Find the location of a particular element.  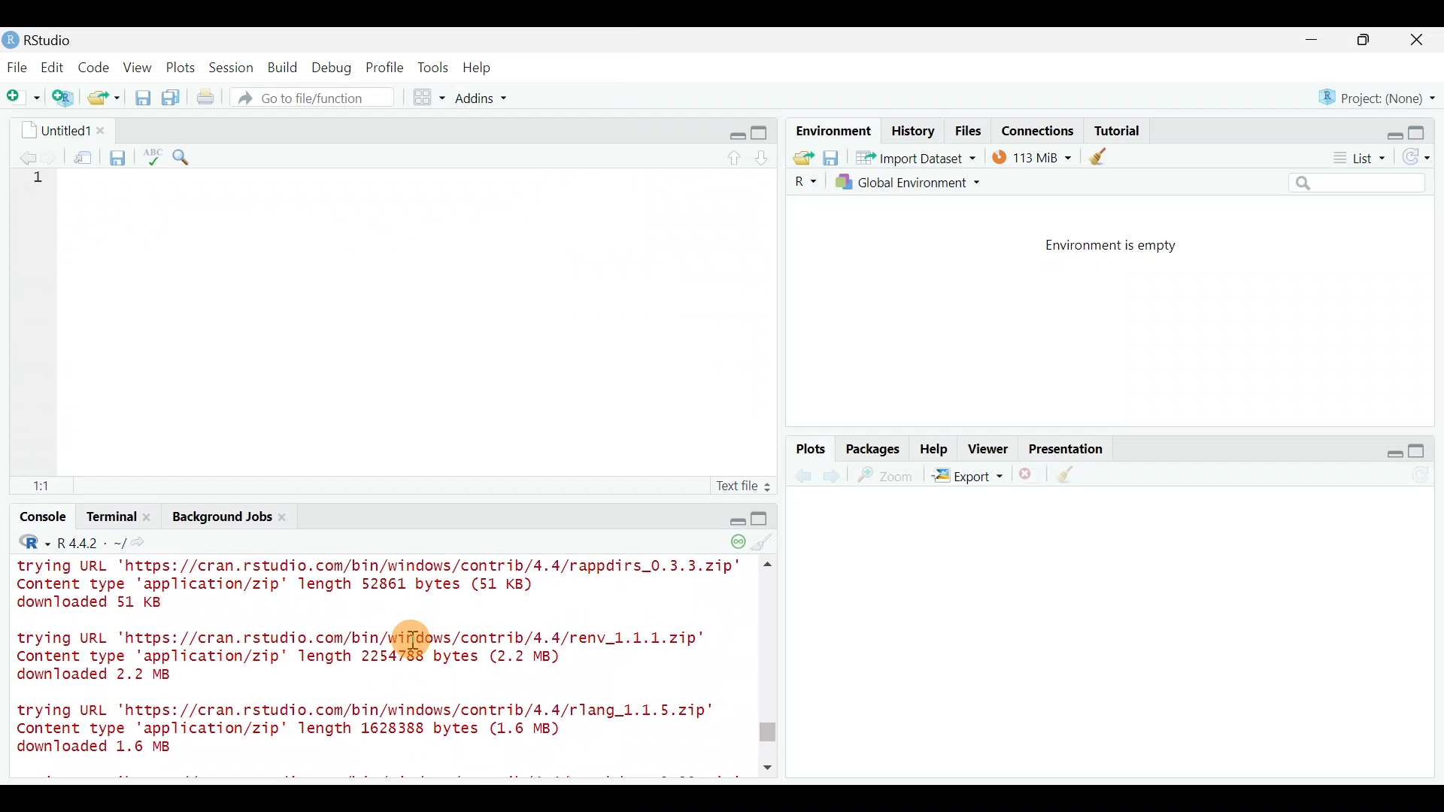

Tutorial is located at coordinates (1116, 128).